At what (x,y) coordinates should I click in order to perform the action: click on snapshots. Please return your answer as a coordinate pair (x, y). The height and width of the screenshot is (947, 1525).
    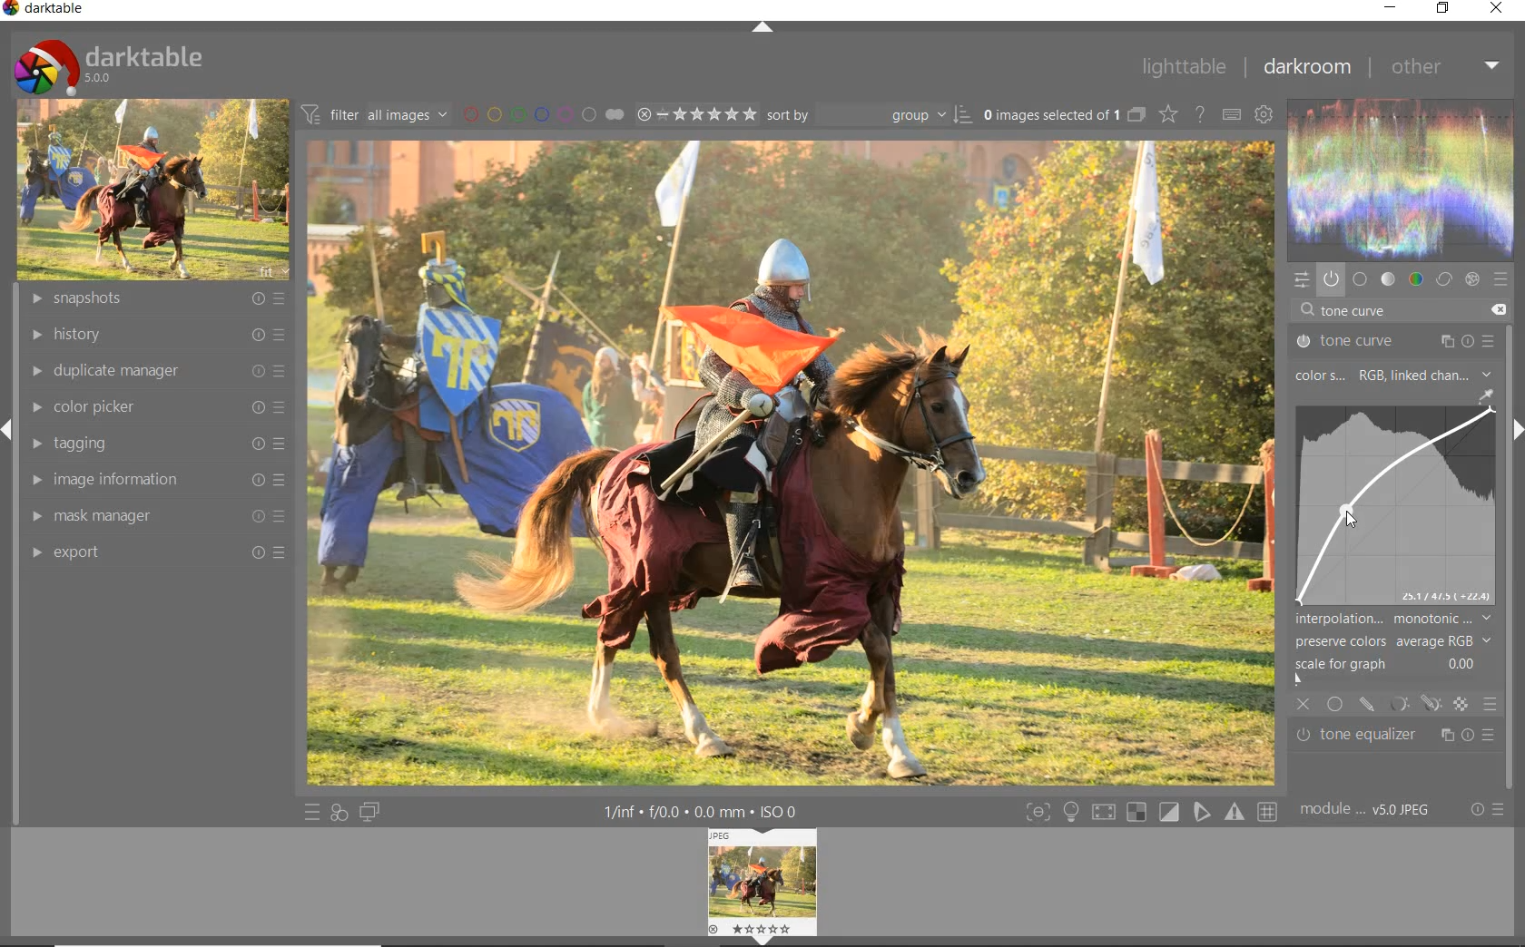
    Looking at the image, I should click on (160, 299).